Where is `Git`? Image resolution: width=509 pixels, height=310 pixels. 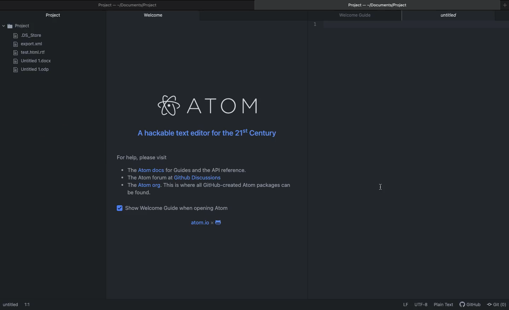 Git is located at coordinates (498, 304).